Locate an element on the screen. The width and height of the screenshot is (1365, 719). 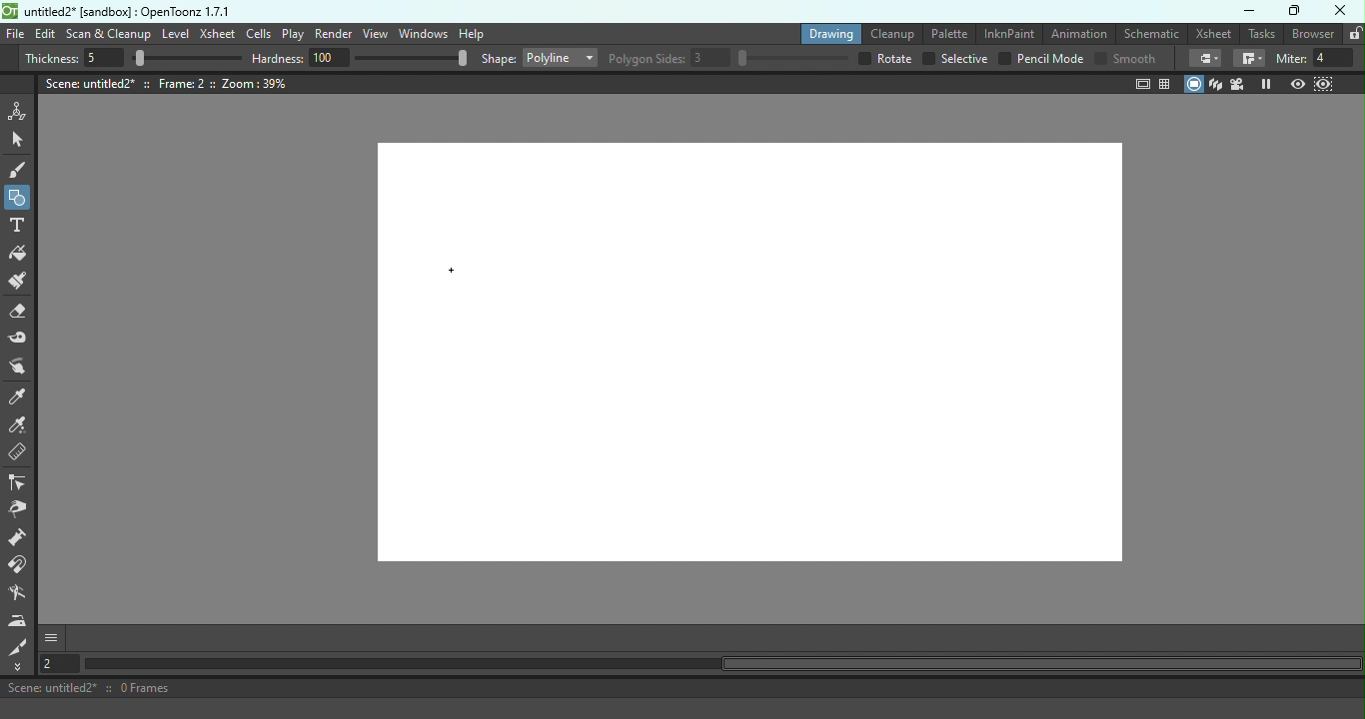
Safe area is located at coordinates (1141, 85).